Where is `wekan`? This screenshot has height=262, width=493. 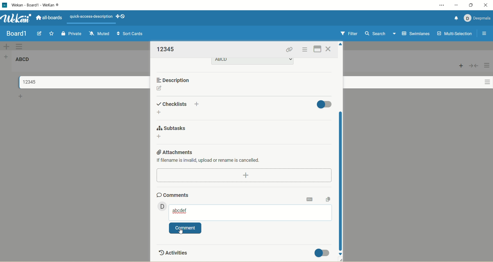 wekan is located at coordinates (17, 19).